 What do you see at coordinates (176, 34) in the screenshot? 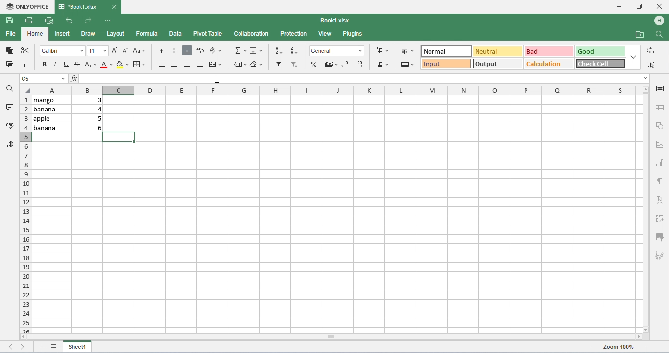
I see `data` at bounding box center [176, 34].